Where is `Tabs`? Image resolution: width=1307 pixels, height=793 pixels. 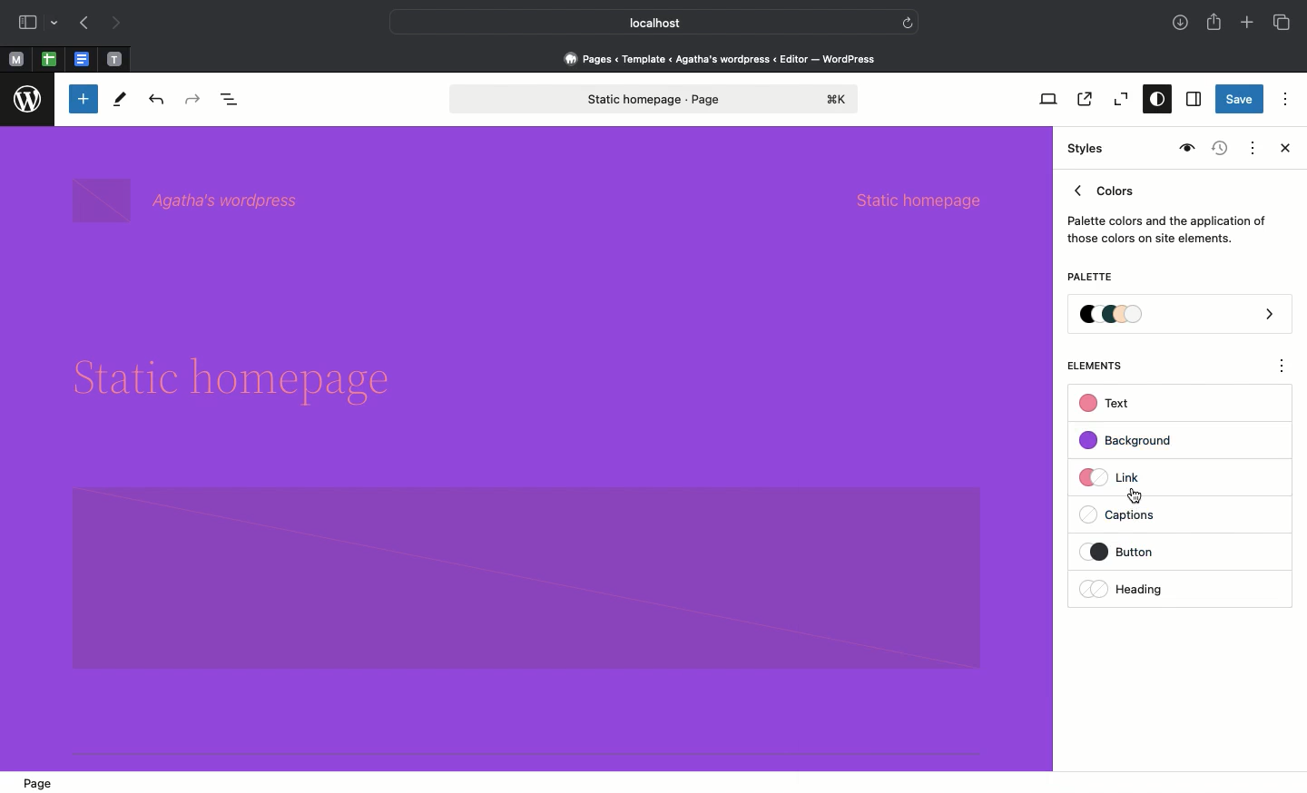
Tabs is located at coordinates (1283, 23).